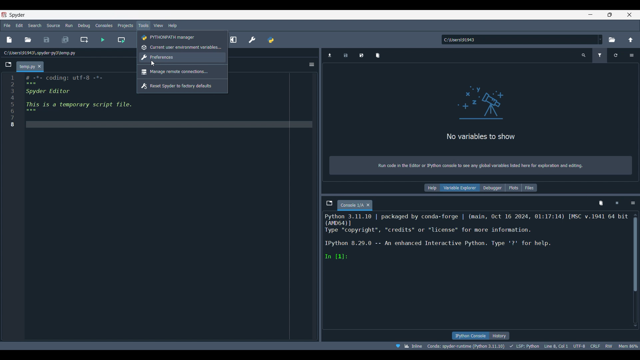 The width and height of the screenshot is (640, 360). Describe the element at coordinates (595, 345) in the screenshot. I see `crlf` at that location.